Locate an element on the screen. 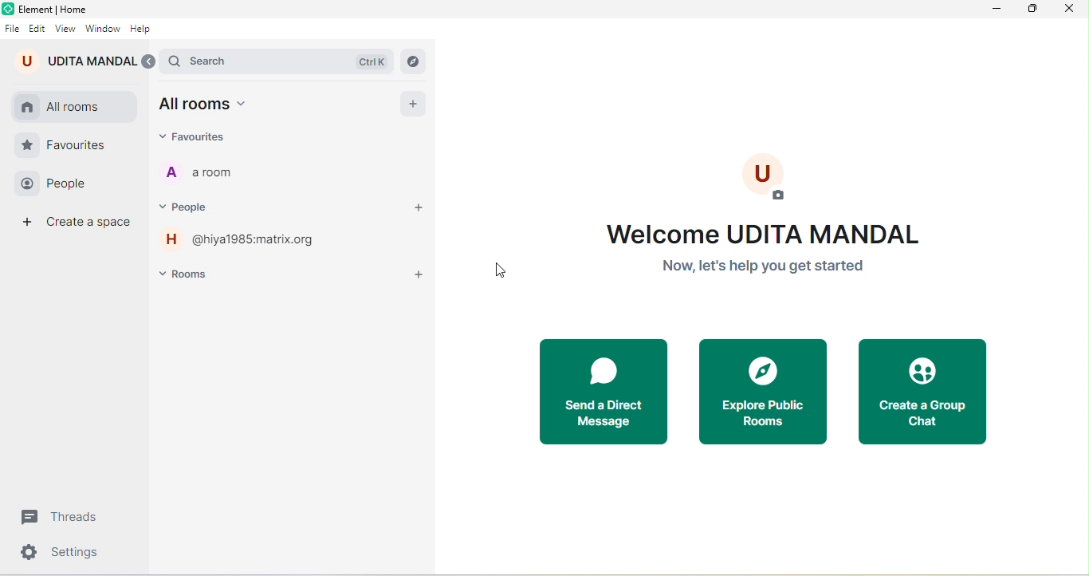 This screenshot has width=1089, height=576. close is located at coordinates (1068, 8).